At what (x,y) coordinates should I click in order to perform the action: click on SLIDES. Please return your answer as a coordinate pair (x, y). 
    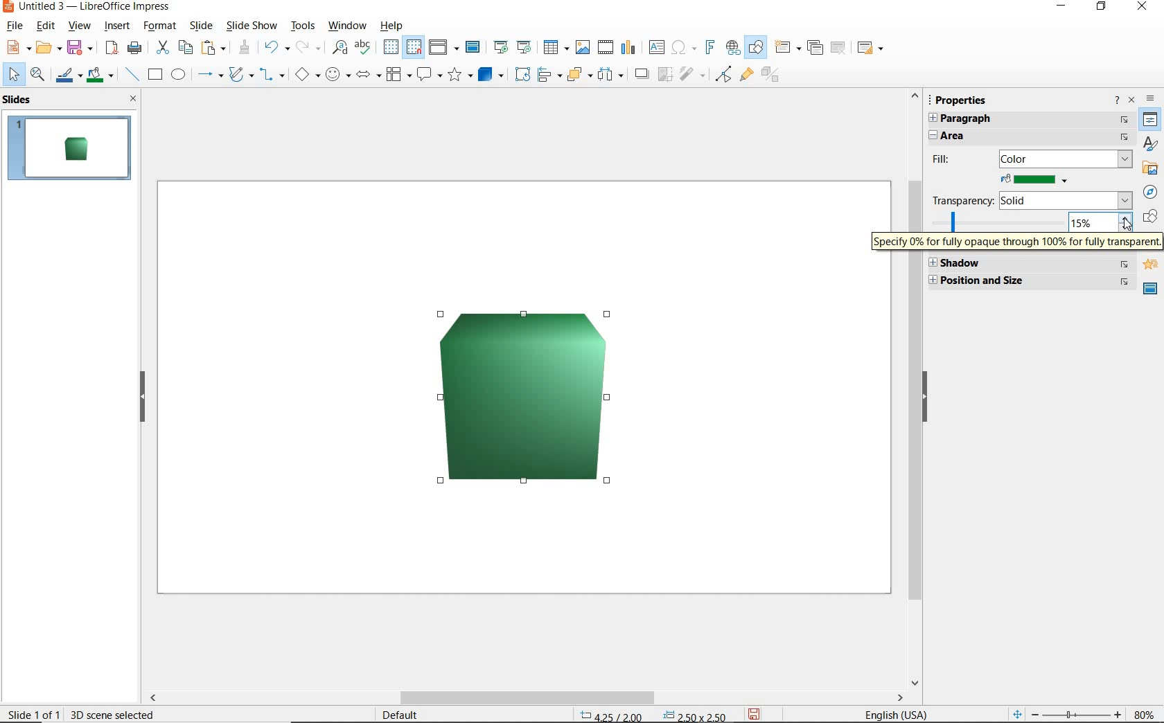
    Looking at the image, I should click on (21, 100).